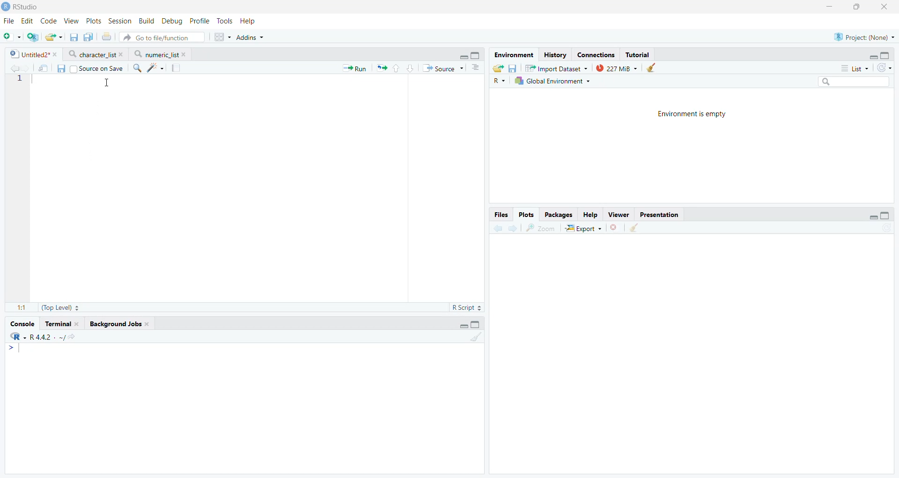 The width and height of the screenshot is (899, 478). What do you see at coordinates (616, 227) in the screenshot?
I see `Remove Selected` at bounding box center [616, 227].